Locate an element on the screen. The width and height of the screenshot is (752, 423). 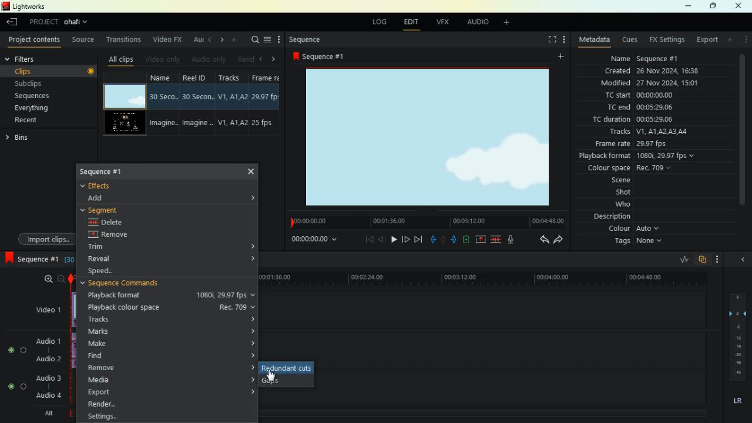
sequence is located at coordinates (126, 284).